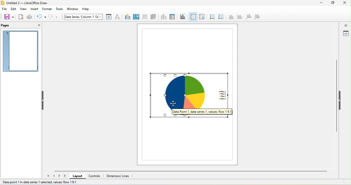 The width and height of the screenshot is (351, 185). I want to click on cursor movement, so click(173, 104).